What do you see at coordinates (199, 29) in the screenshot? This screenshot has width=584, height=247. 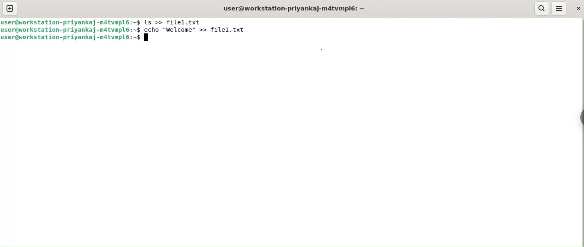 I see `echo  "Welcome"  >>  file.txt` at bounding box center [199, 29].